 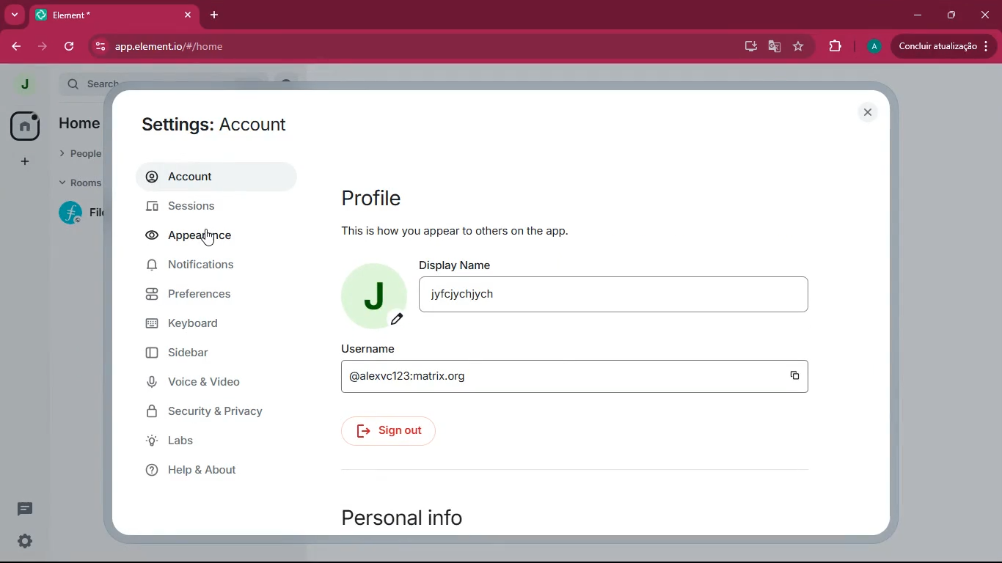 What do you see at coordinates (43, 48) in the screenshot?
I see `forward` at bounding box center [43, 48].